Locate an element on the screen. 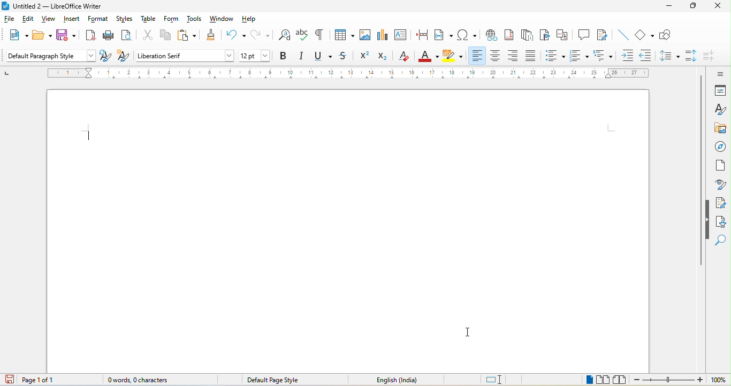 This screenshot has width=731, height=386. image is located at coordinates (365, 36).